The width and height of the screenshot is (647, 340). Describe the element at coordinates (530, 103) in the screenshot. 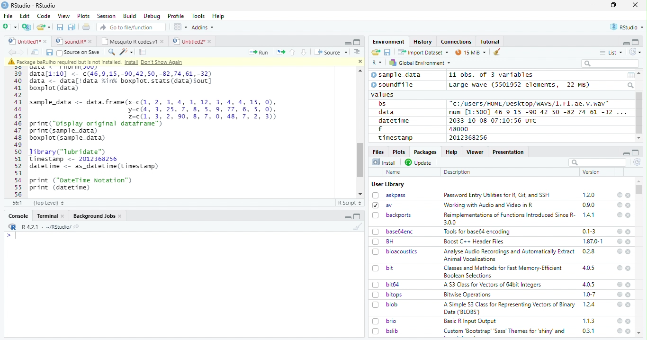

I see `"c:/users/HOME /Desktop/wWAVS/1.F1, ae. v.wav"` at that location.